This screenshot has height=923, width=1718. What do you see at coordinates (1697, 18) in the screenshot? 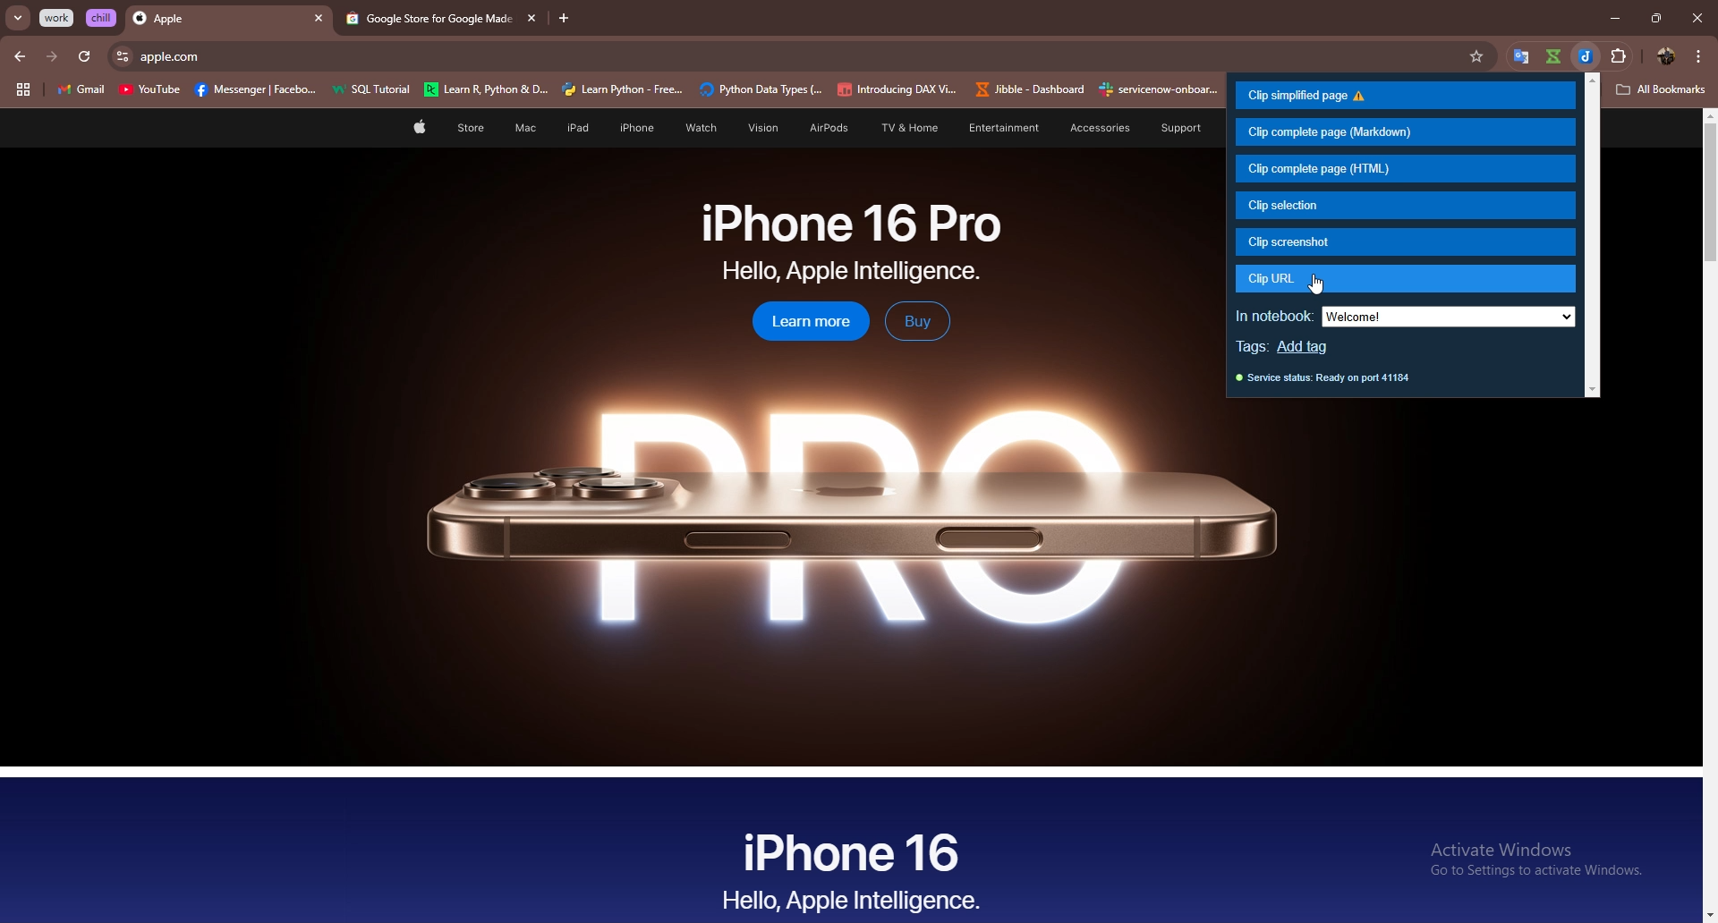
I see `close` at bounding box center [1697, 18].